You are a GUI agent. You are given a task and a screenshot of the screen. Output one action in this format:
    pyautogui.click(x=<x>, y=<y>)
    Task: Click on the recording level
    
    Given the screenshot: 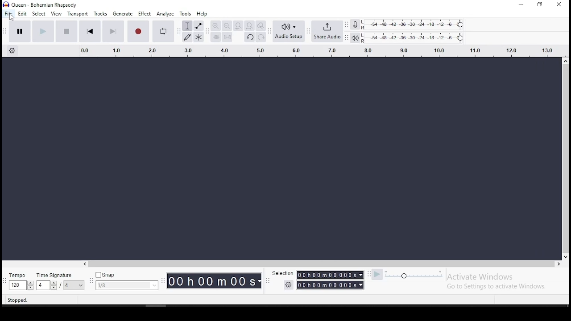 What is the action you would take?
    pyautogui.click(x=355, y=24)
    